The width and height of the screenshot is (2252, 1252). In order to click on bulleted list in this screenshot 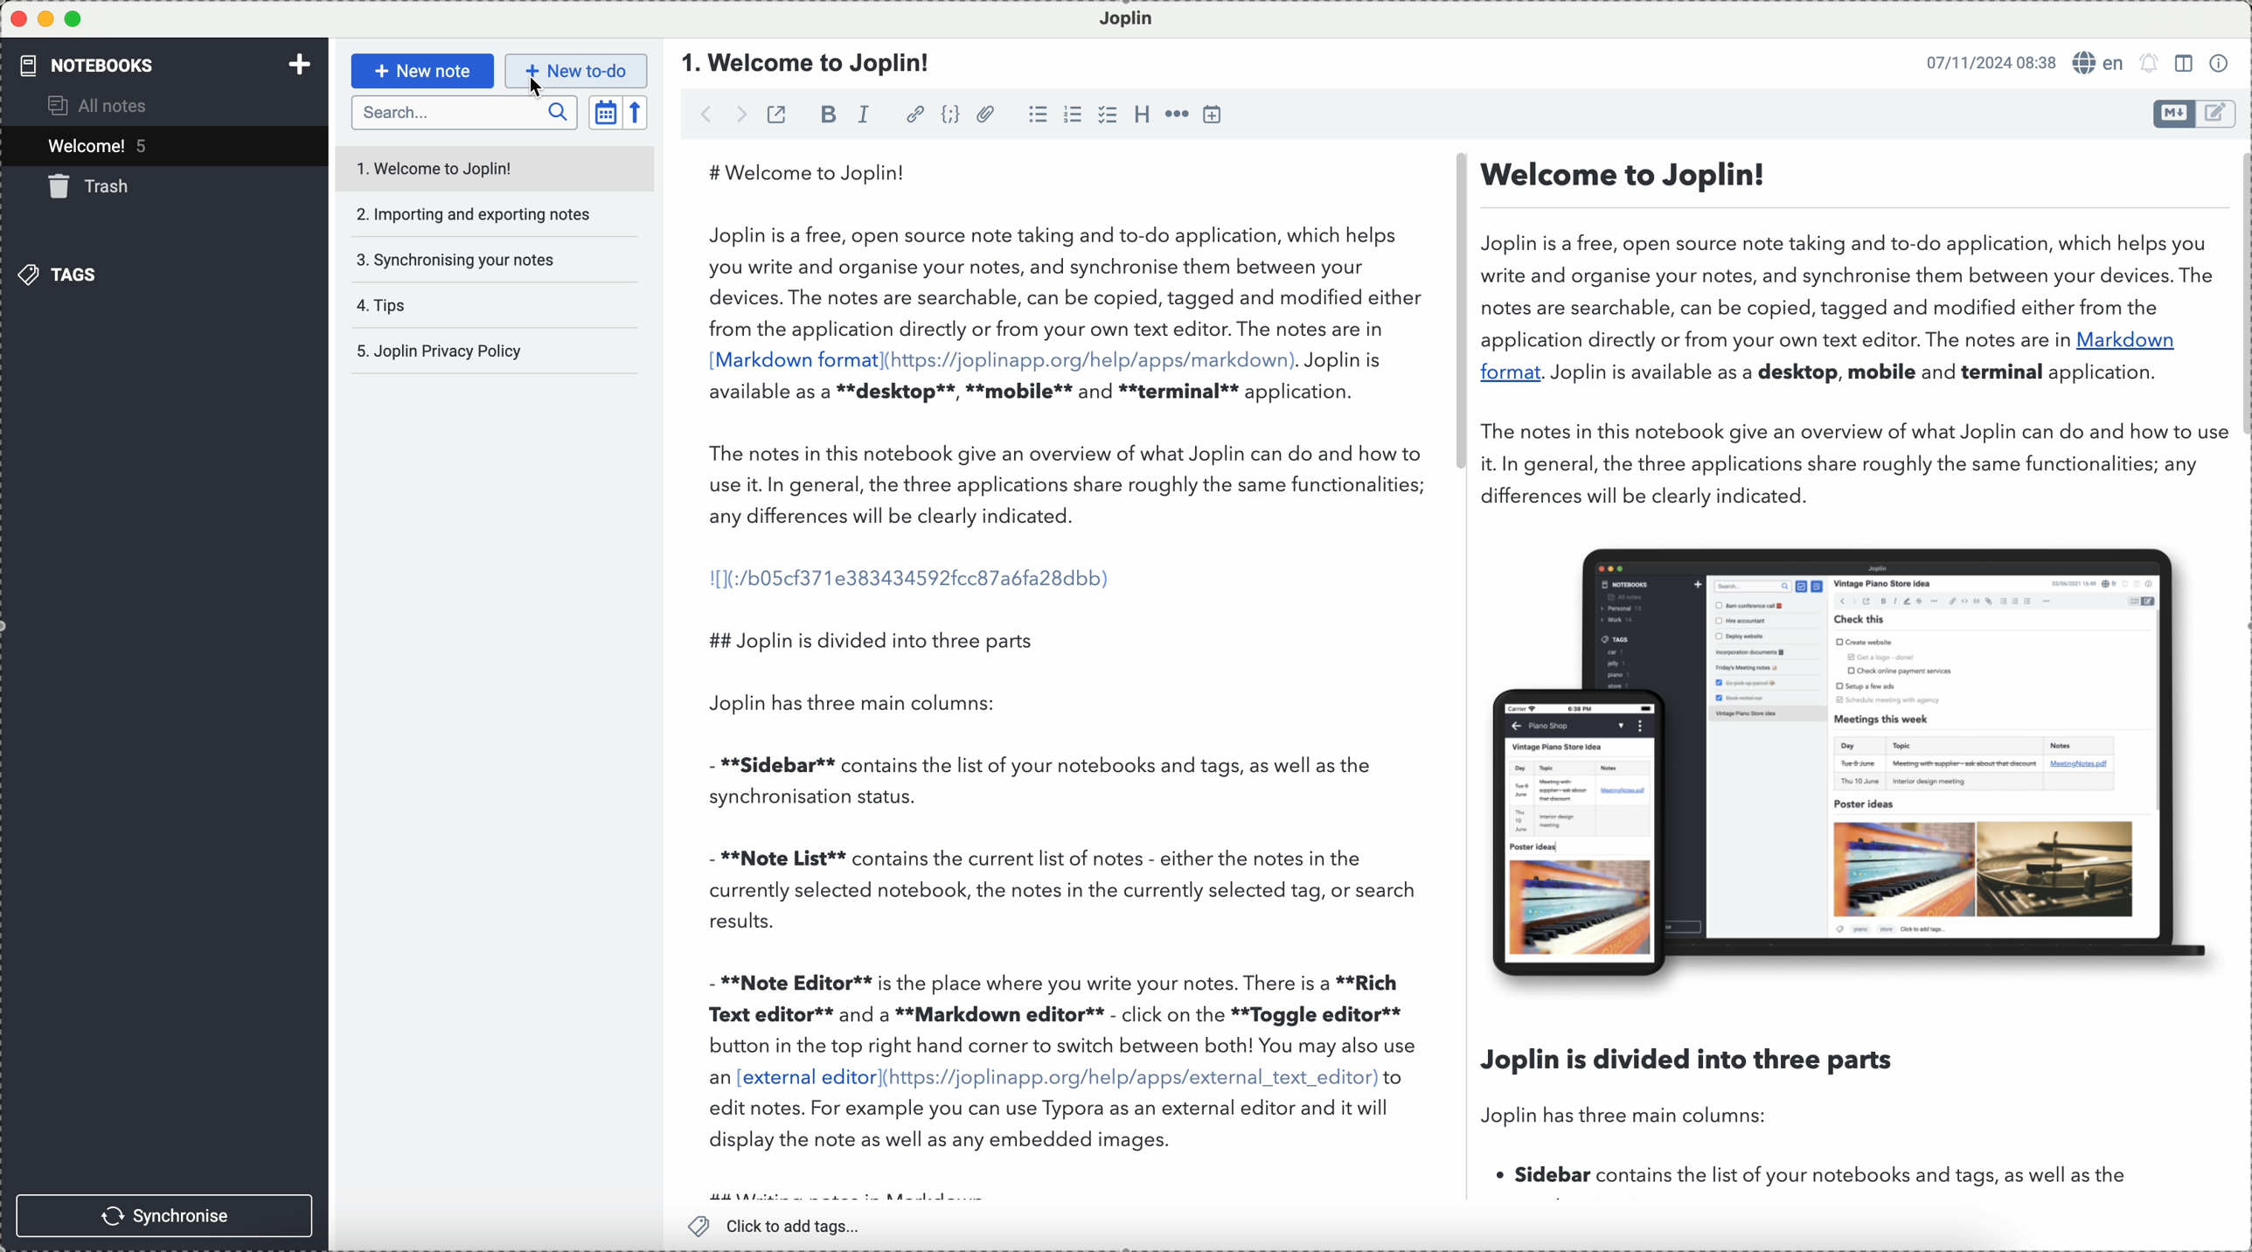, I will do `click(1038, 115)`.